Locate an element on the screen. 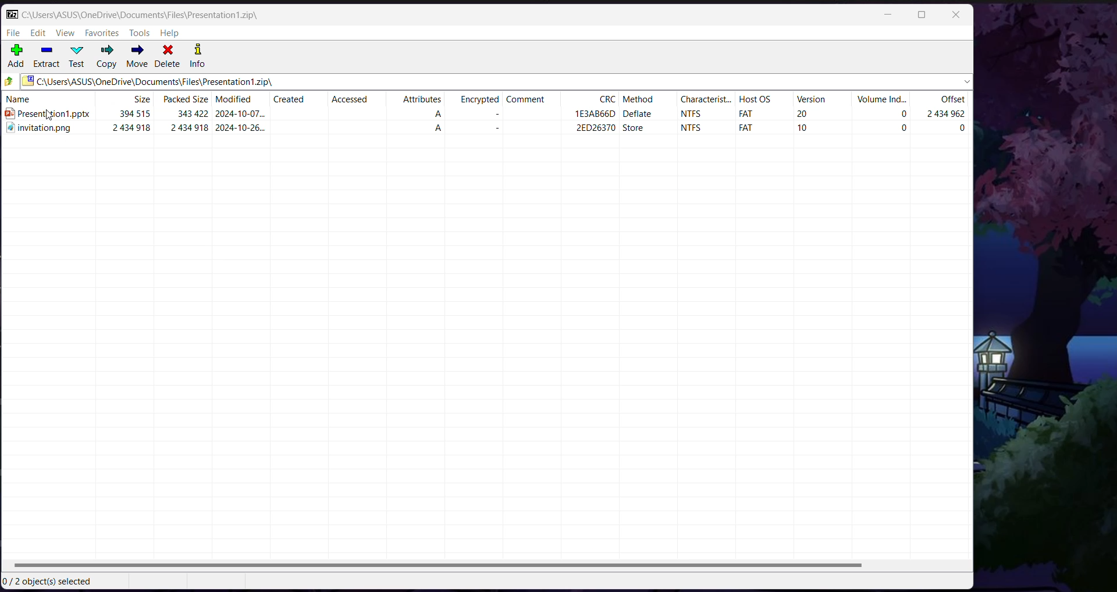  Offset is located at coordinates (951, 100).